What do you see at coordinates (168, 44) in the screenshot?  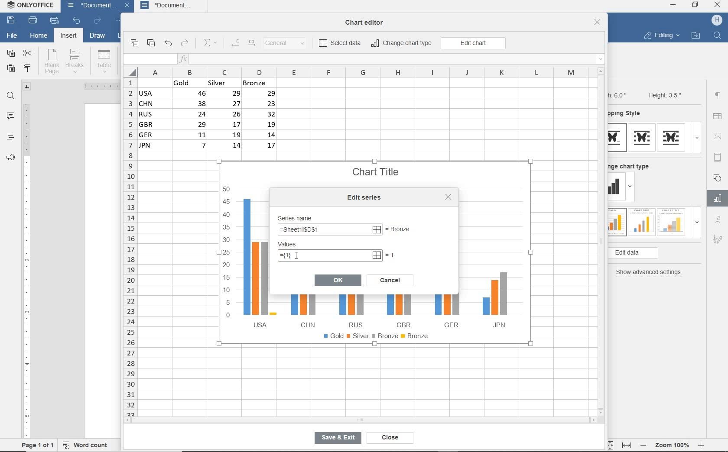 I see `undo` at bounding box center [168, 44].